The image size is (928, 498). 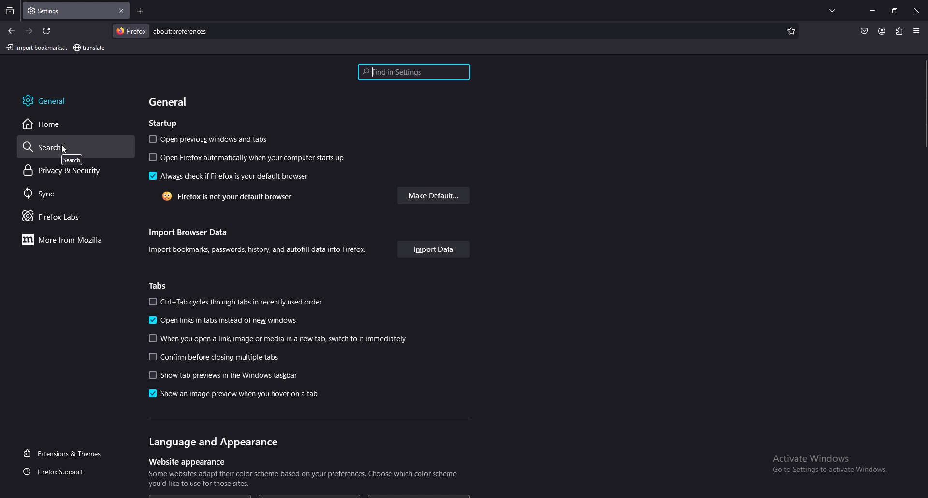 What do you see at coordinates (123, 10) in the screenshot?
I see `close tab` at bounding box center [123, 10].